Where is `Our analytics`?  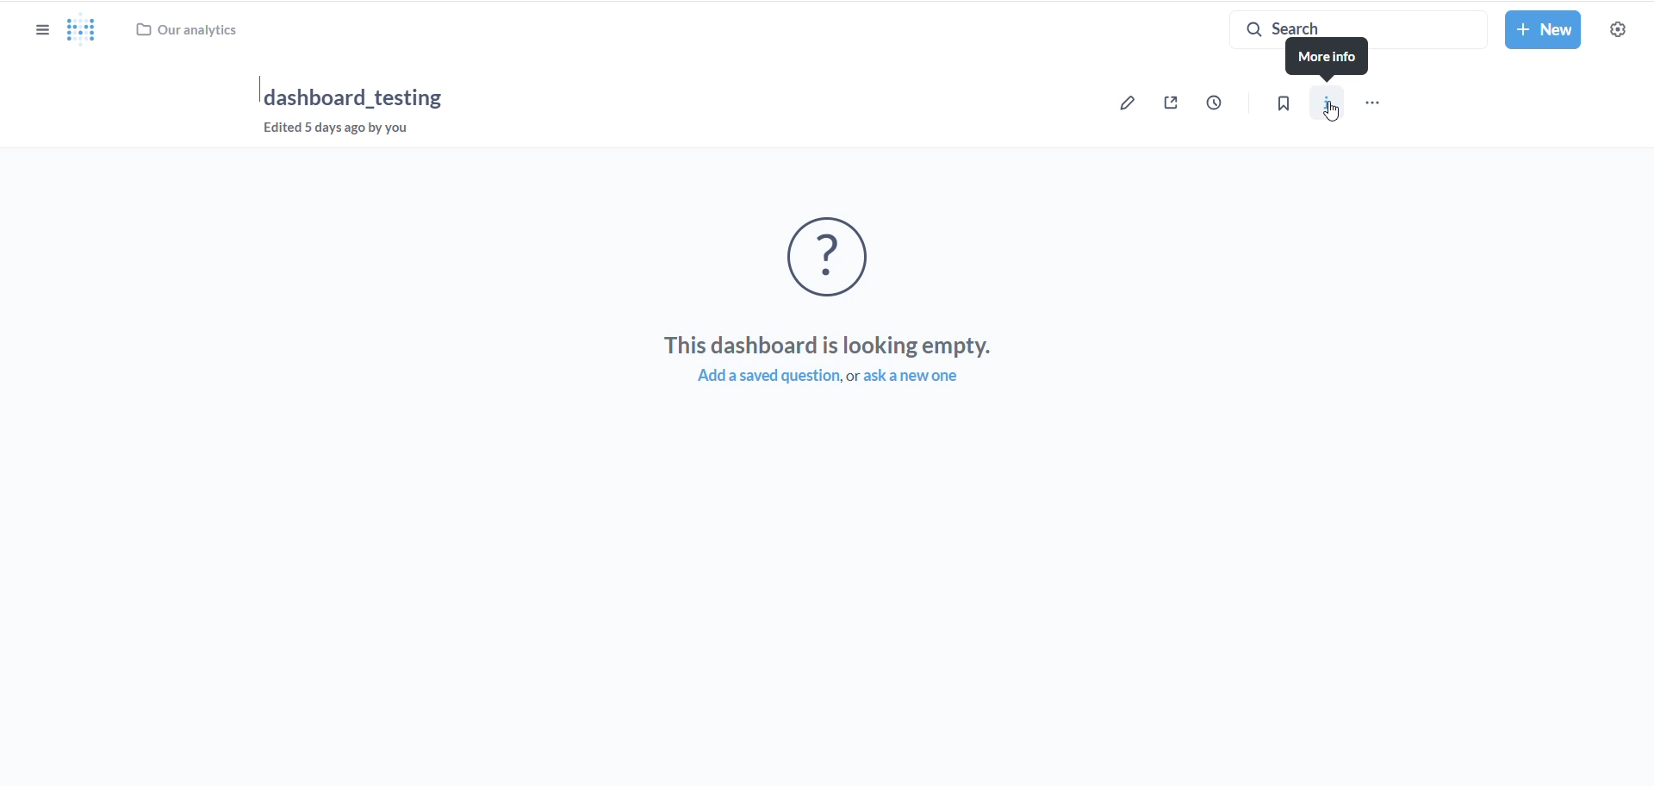
Our analytics is located at coordinates (190, 28).